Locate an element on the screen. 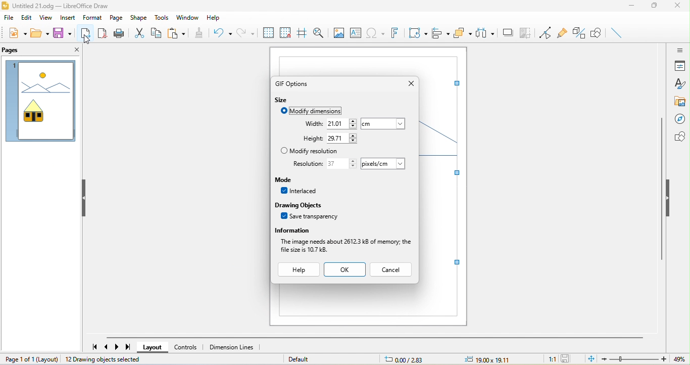 The image size is (690, 365). insert is located at coordinates (68, 18).